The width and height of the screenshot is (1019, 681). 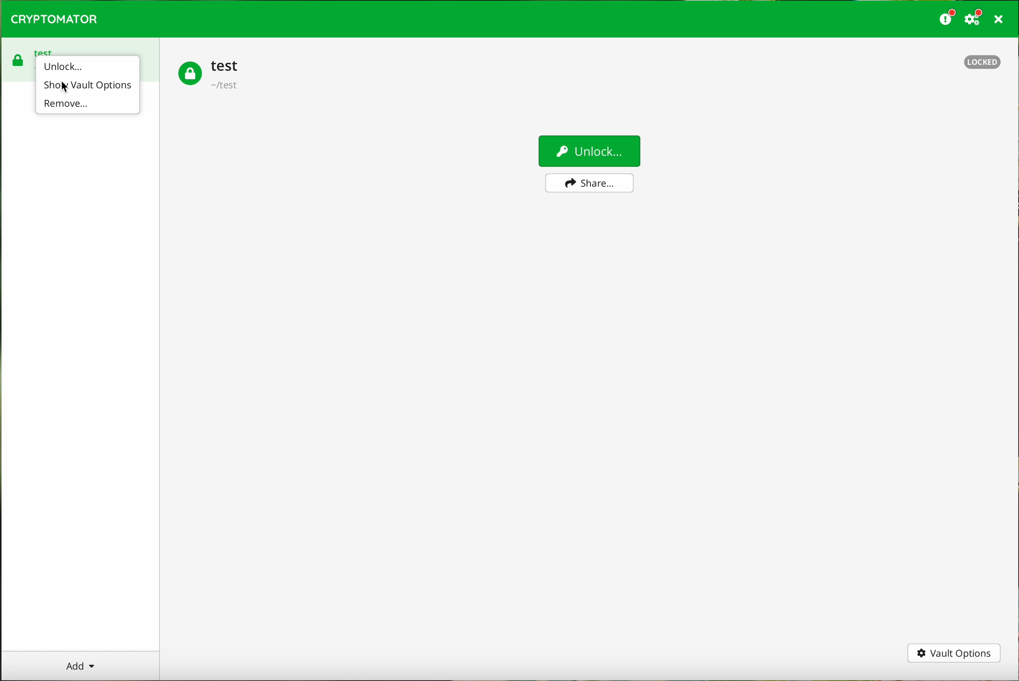 I want to click on cursor, so click(x=67, y=88).